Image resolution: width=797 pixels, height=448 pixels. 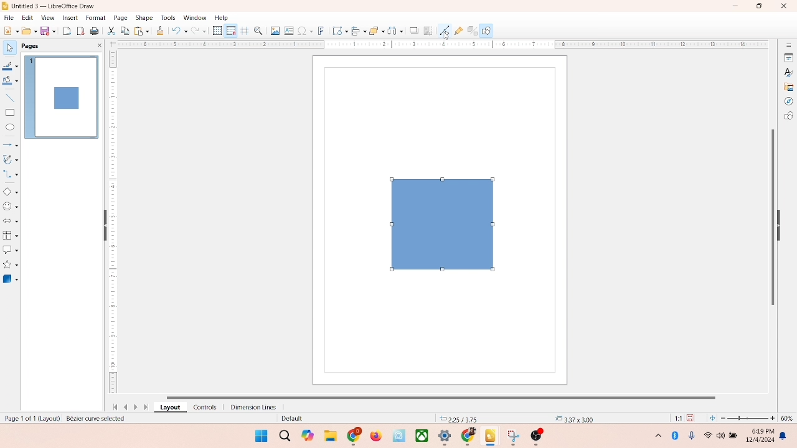 I want to click on page 1, so click(x=62, y=96).